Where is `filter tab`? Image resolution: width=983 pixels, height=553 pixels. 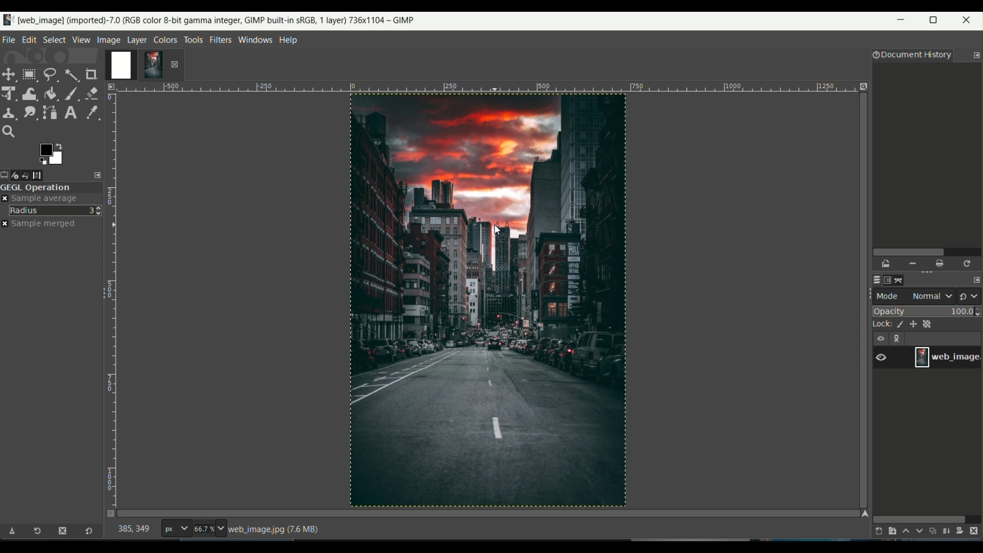 filter tab is located at coordinates (220, 39).